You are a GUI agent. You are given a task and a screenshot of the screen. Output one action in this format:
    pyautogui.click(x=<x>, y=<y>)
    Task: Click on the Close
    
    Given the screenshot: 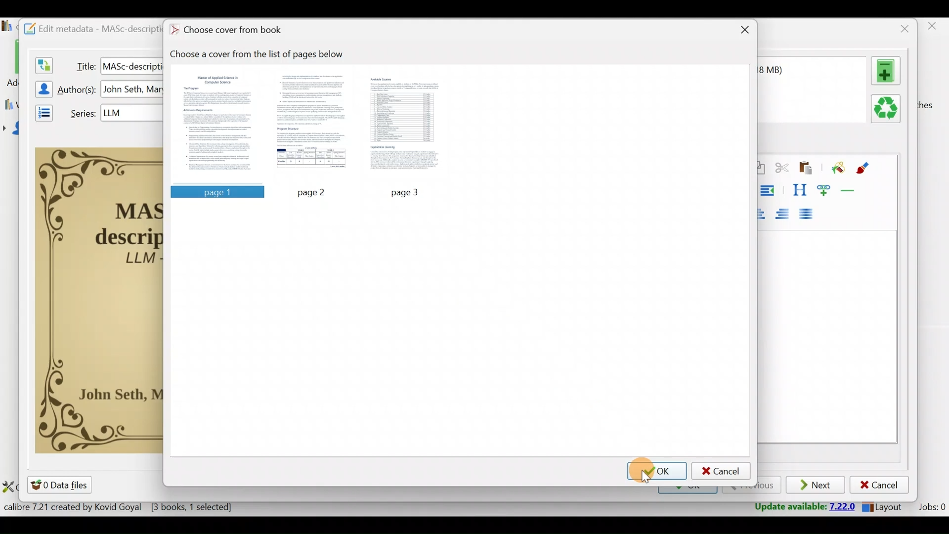 What is the action you would take?
    pyautogui.click(x=743, y=31)
    